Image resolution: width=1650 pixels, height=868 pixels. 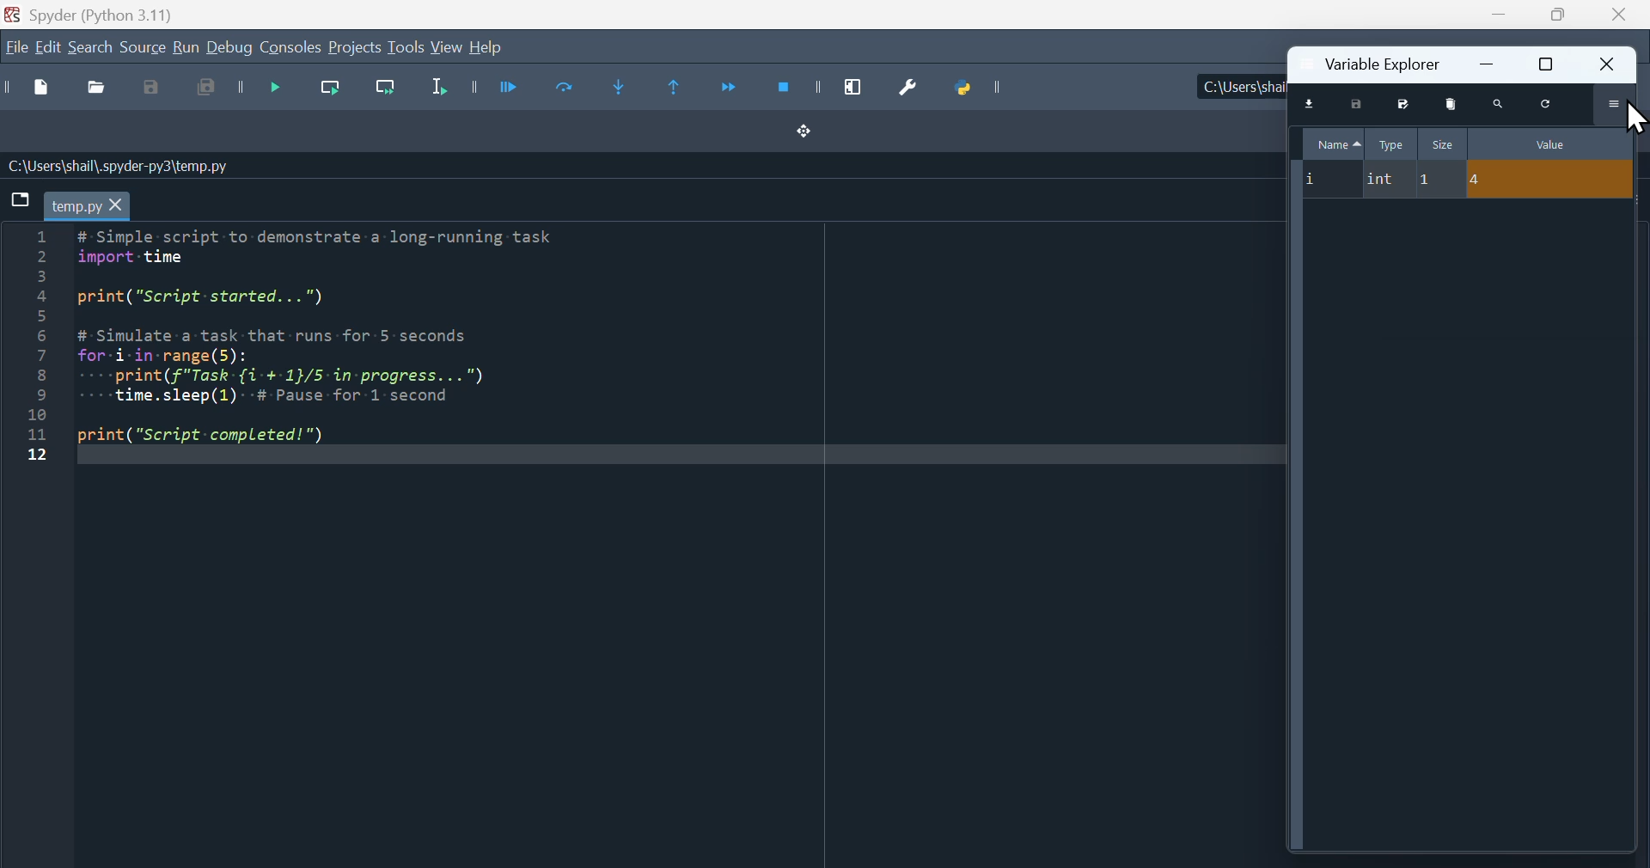 What do you see at coordinates (1401, 103) in the screenshot?
I see `save data as` at bounding box center [1401, 103].